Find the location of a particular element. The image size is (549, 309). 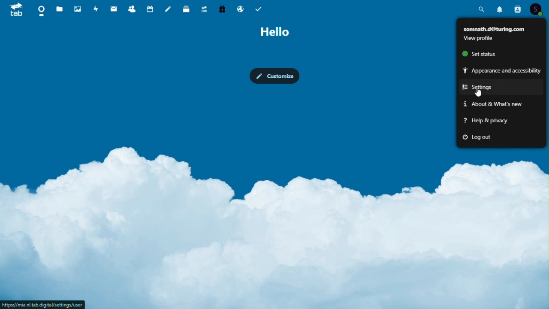

url is located at coordinates (43, 305).